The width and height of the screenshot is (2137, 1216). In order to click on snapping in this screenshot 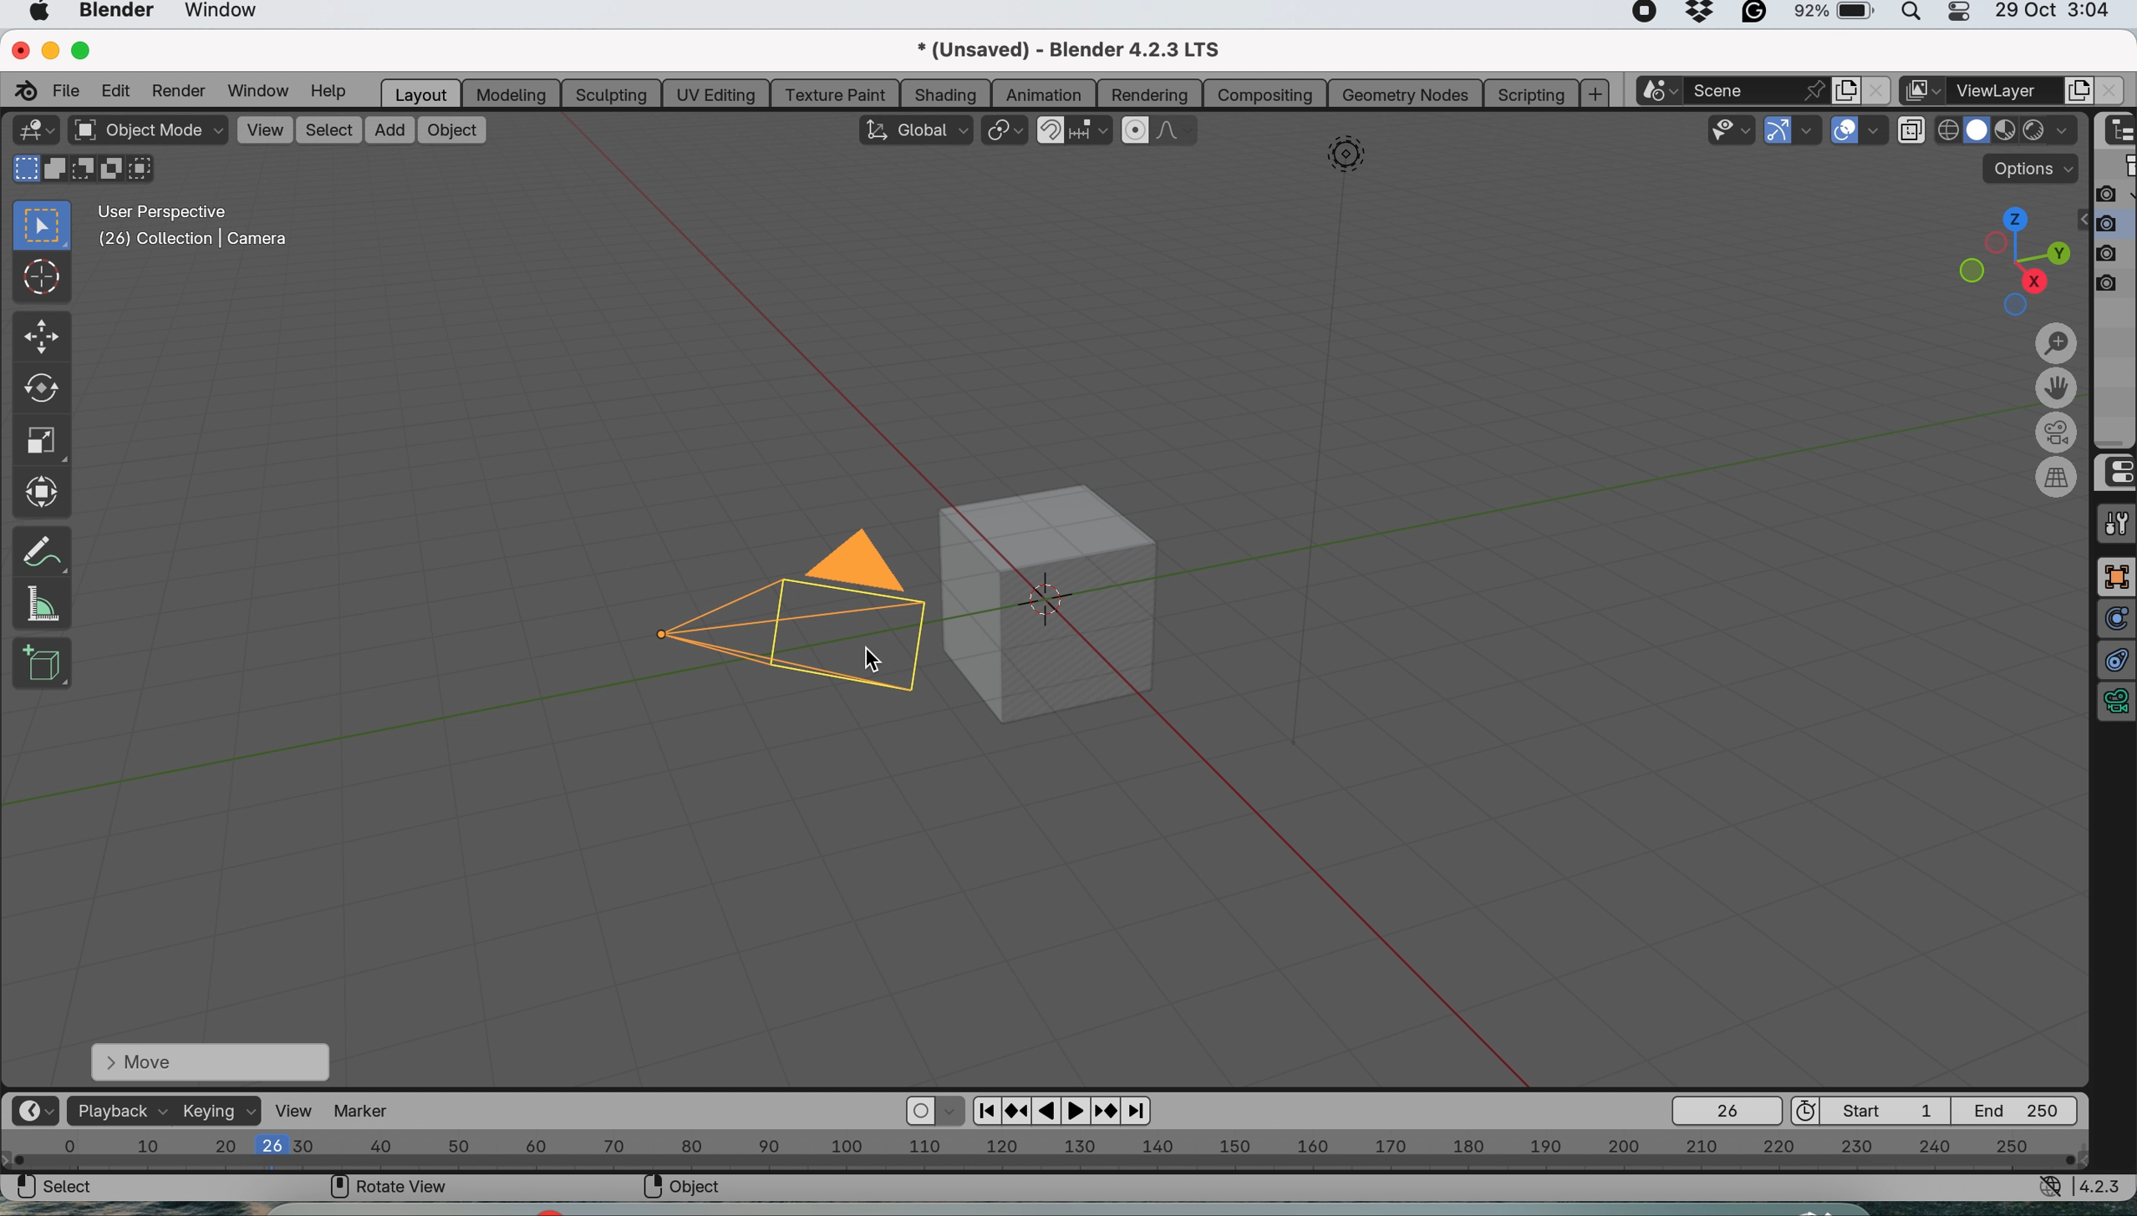, I will do `click(1092, 132)`.